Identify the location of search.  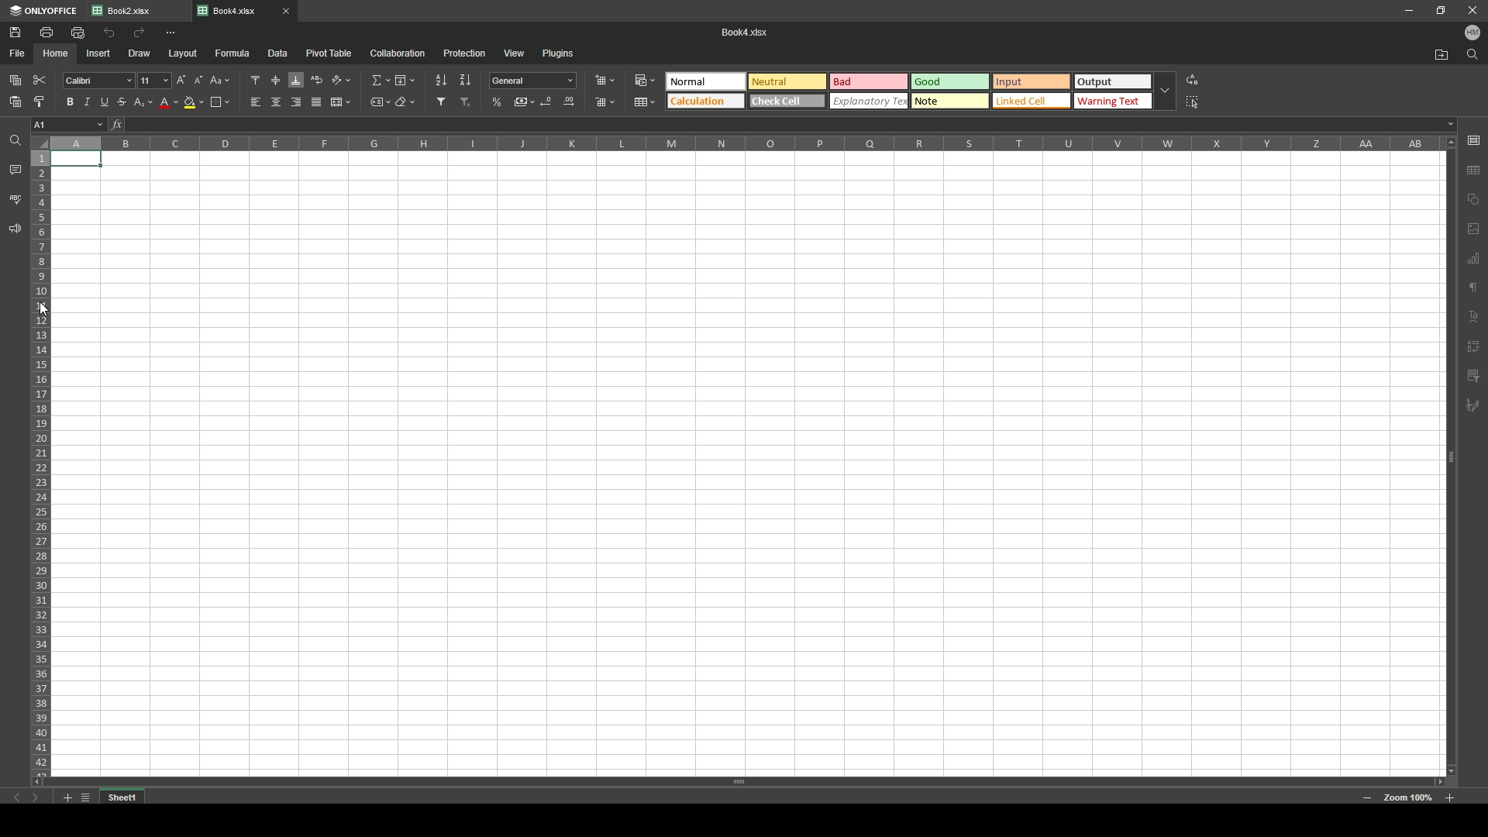
(1473, 55).